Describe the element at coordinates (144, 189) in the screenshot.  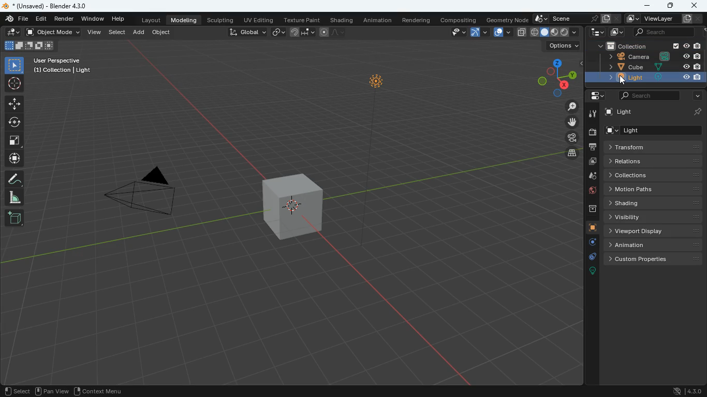
I see `camera` at that location.